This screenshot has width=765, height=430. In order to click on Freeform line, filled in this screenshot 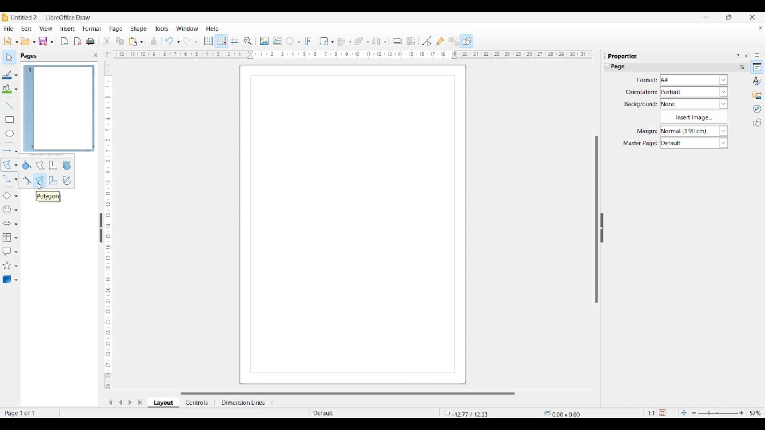, I will do `click(66, 166)`.